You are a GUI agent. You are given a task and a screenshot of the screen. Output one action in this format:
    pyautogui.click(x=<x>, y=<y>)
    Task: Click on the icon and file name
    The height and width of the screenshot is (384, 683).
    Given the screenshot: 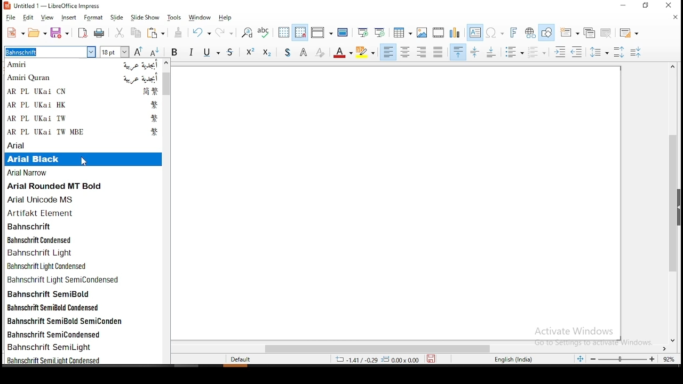 What is the action you would take?
    pyautogui.click(x=55, y=6)
    